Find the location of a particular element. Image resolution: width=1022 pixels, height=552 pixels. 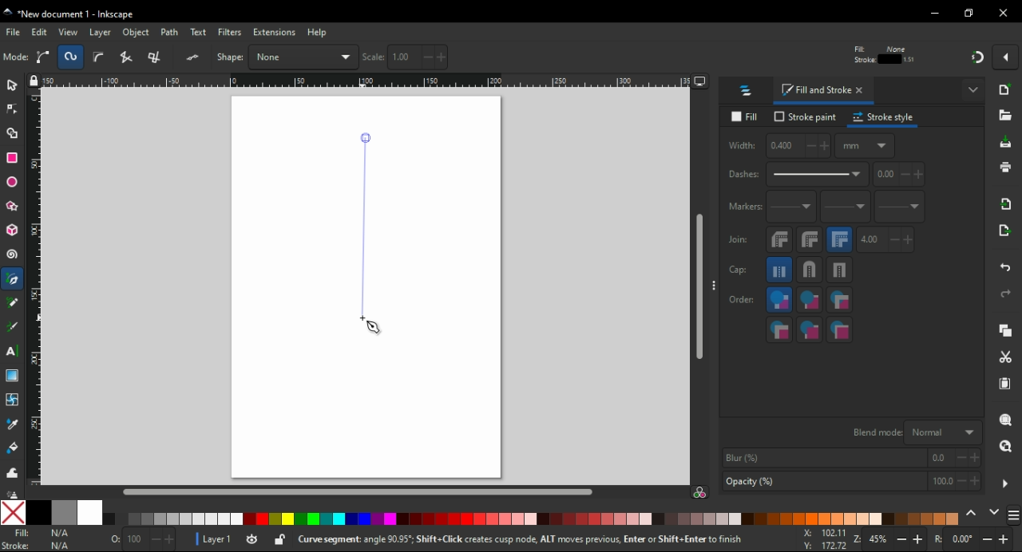

minimize is located at coordinates (936, 14).